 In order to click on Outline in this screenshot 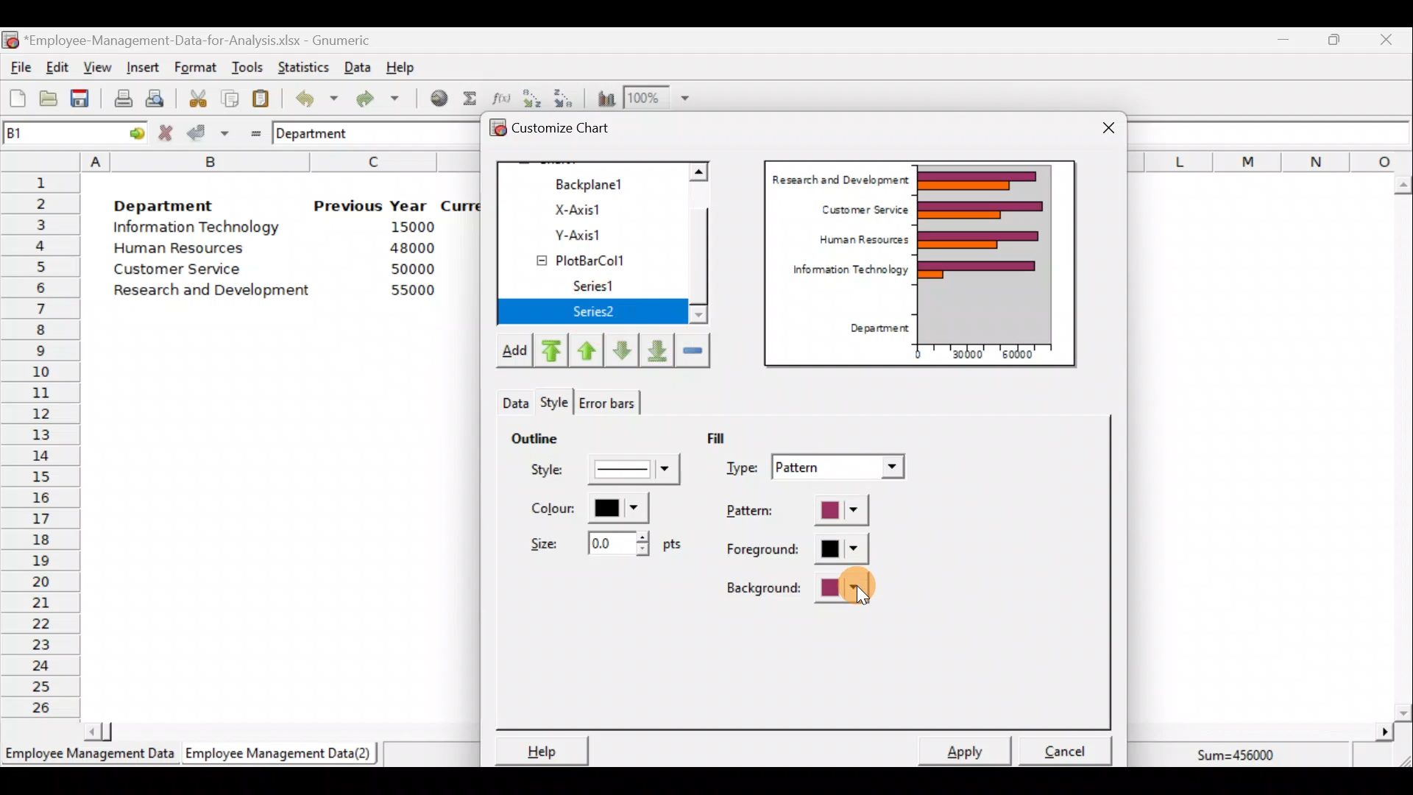, I will do `click(534, 436)`.